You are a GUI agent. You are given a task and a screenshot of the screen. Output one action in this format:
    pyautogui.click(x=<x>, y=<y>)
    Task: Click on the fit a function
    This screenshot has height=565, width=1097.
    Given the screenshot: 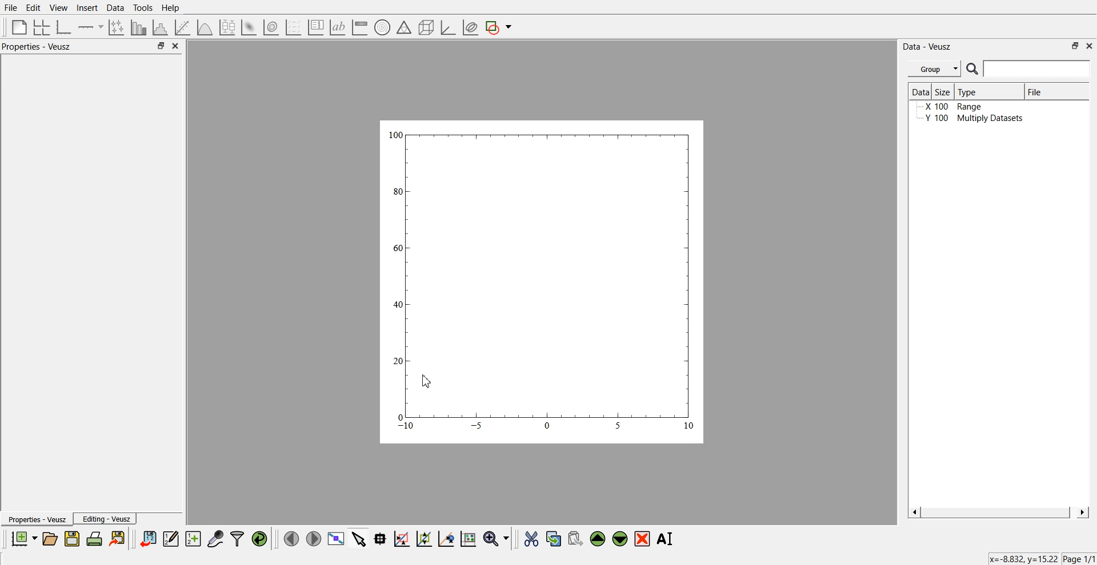 What is the action you would take?
    pyautogui.click(x=183, y=26)
    